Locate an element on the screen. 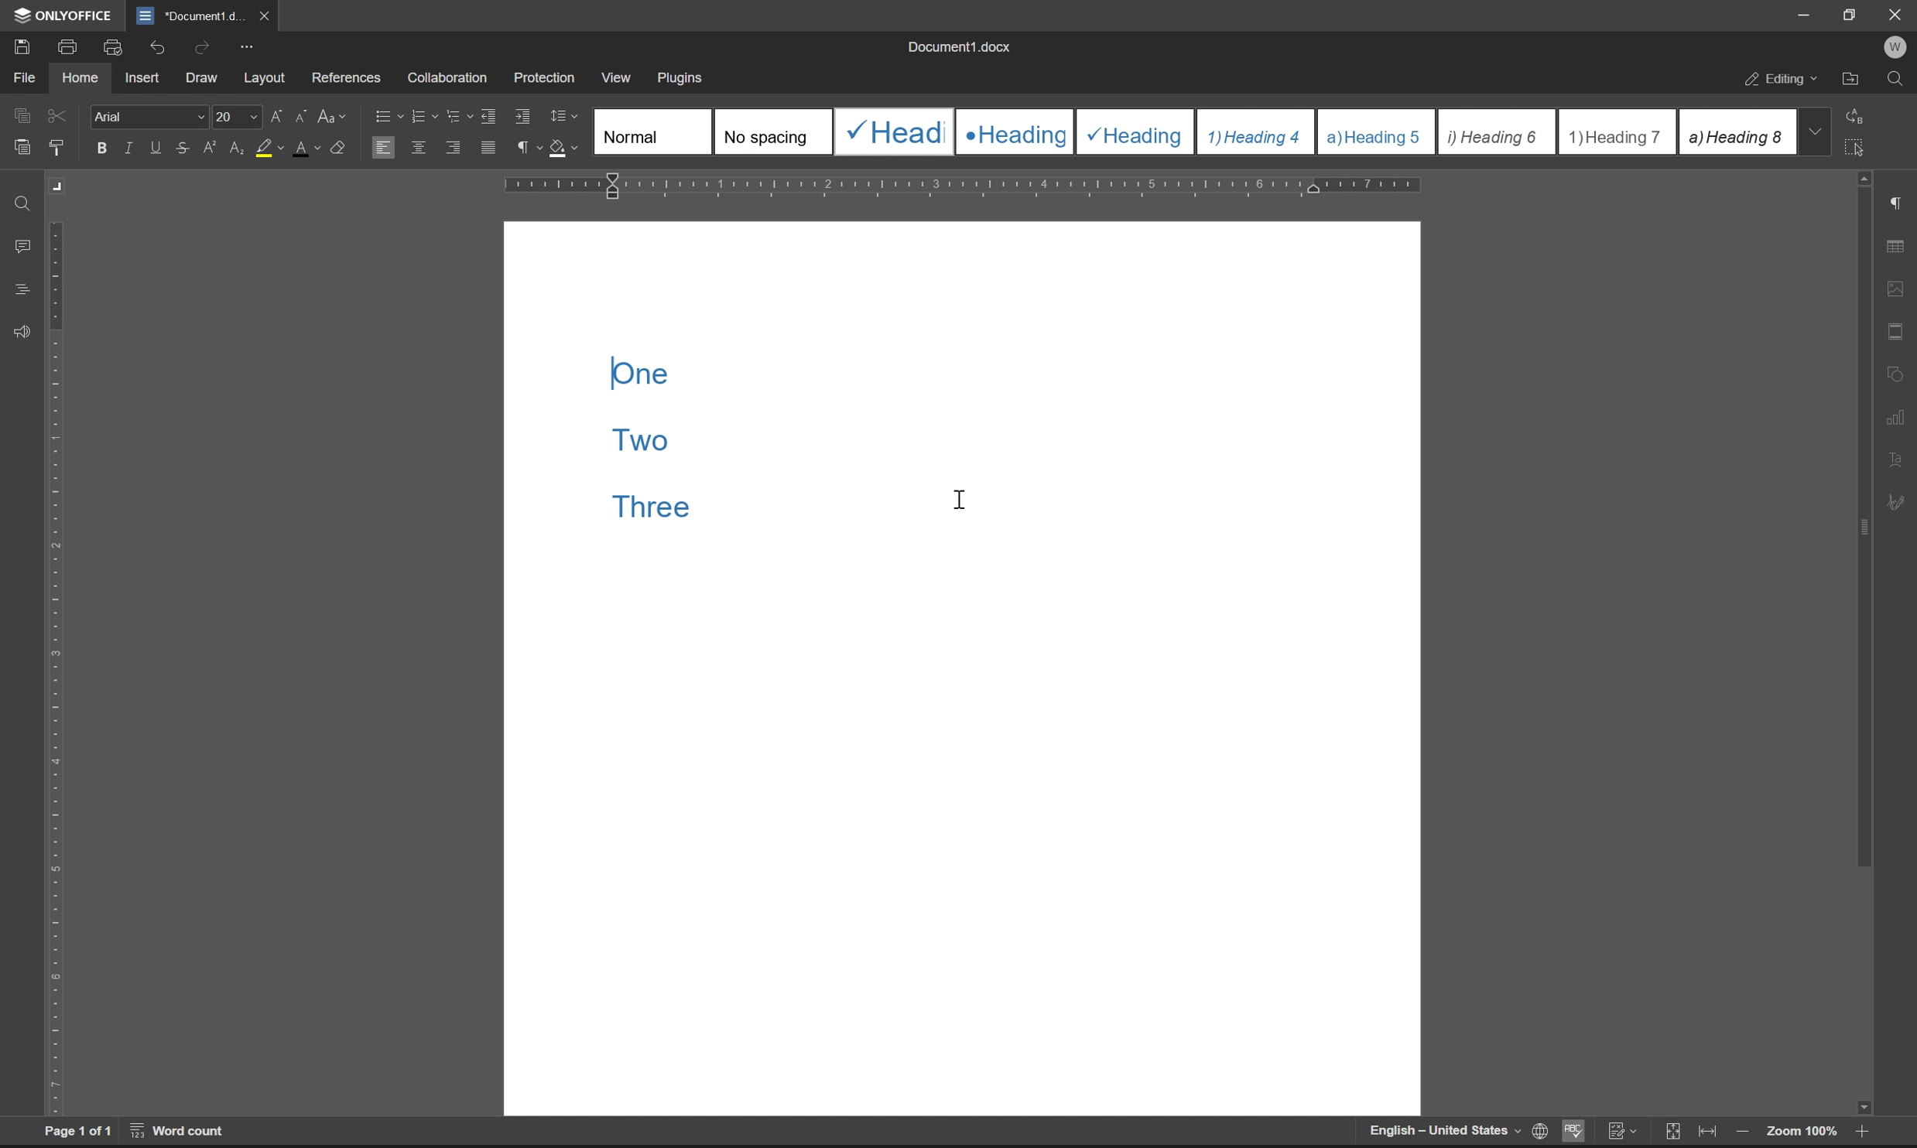 This screenshot has height=1148, width=1917. Heading 3 is located at coordinates (1136, 132).